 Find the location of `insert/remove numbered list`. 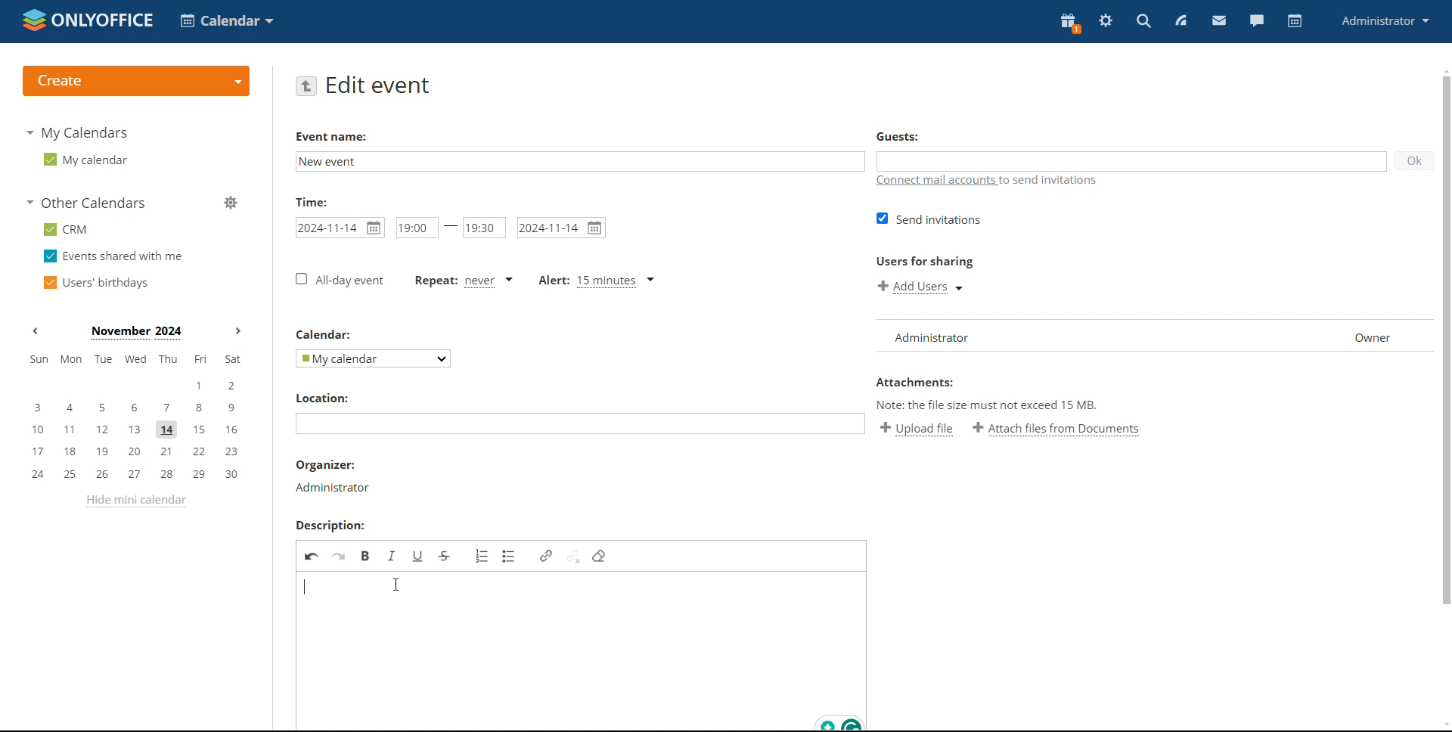

insert/remove numbered list is located at coordinates (482, 555).